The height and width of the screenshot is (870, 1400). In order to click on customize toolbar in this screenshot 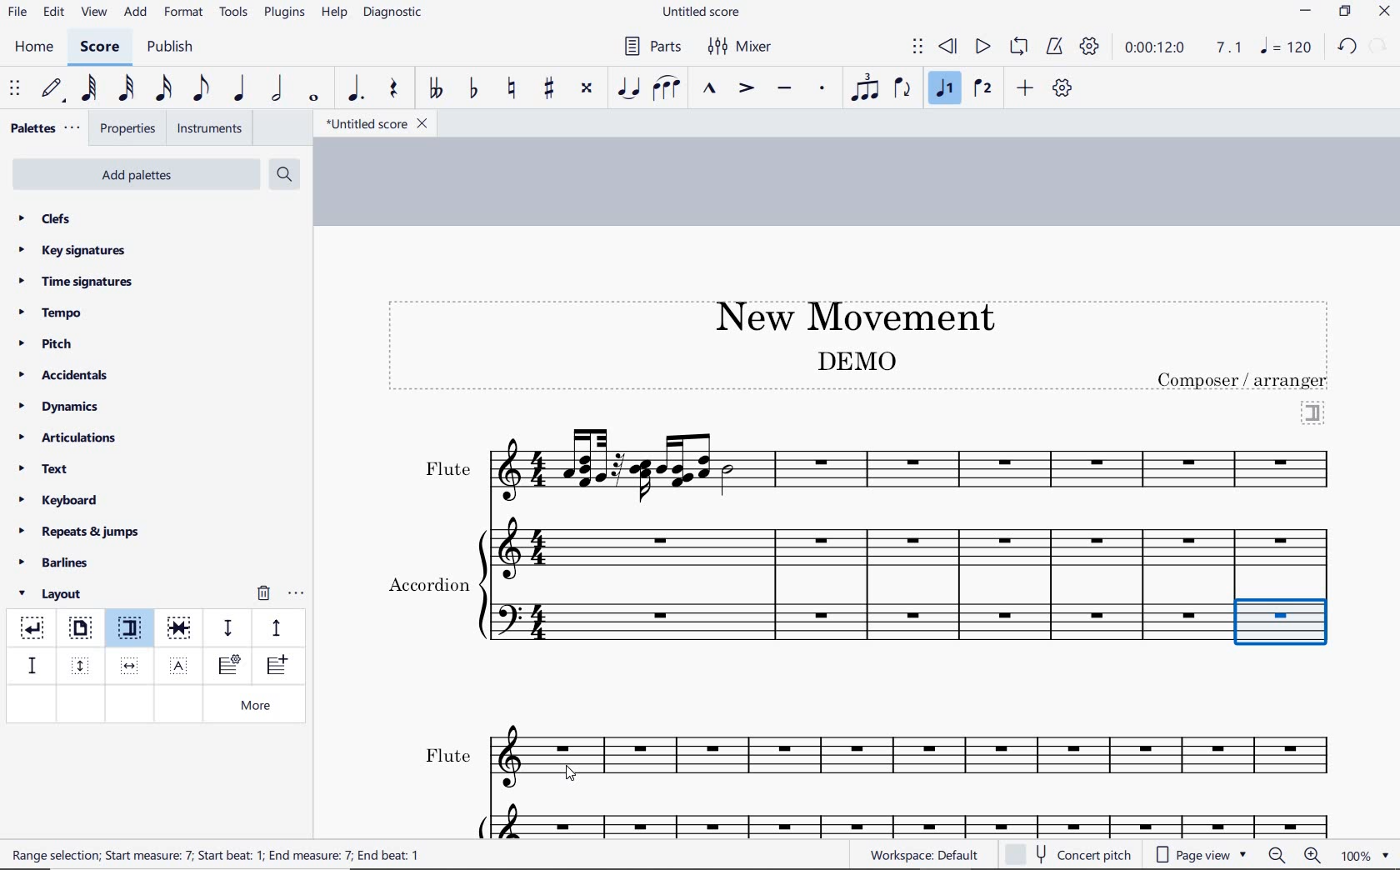, I will do `click(1063, 89)`.